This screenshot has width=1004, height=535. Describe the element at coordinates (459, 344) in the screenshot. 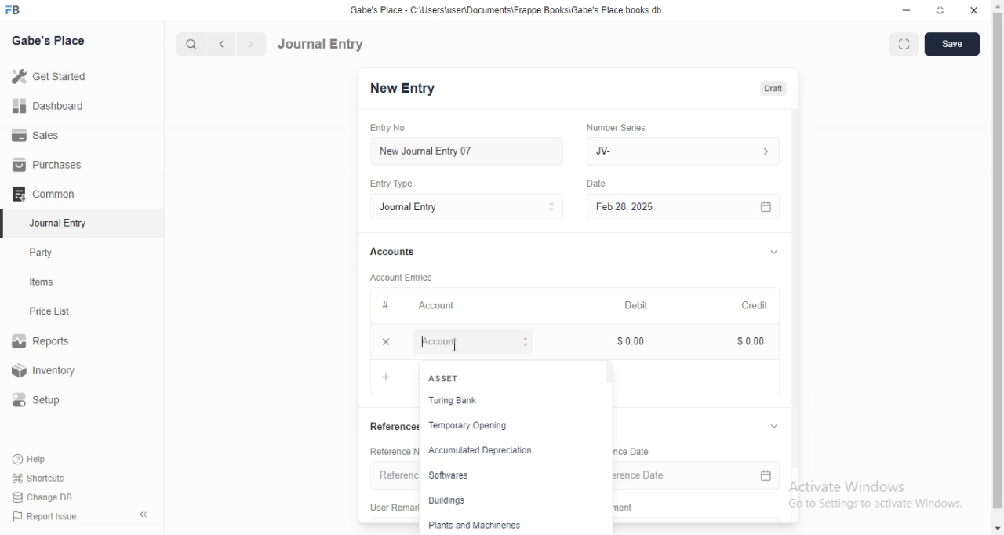

I see `x Account` at that location.